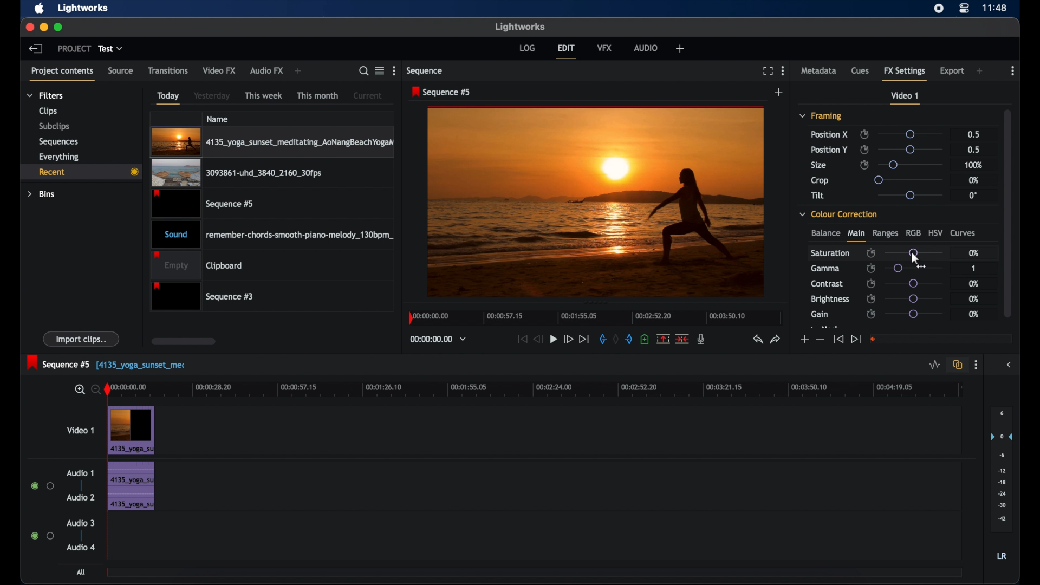  Describe the element at coordinates (112, 49) in the screenshot. I see `test` at that location.